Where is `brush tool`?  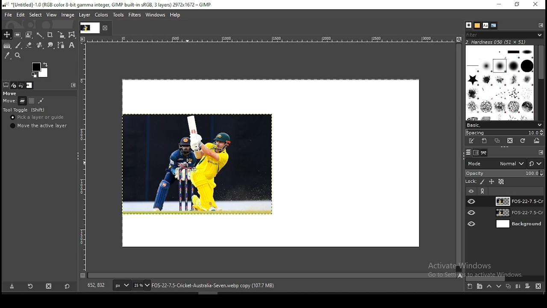 brush tool is located at coordinates (18, 45).